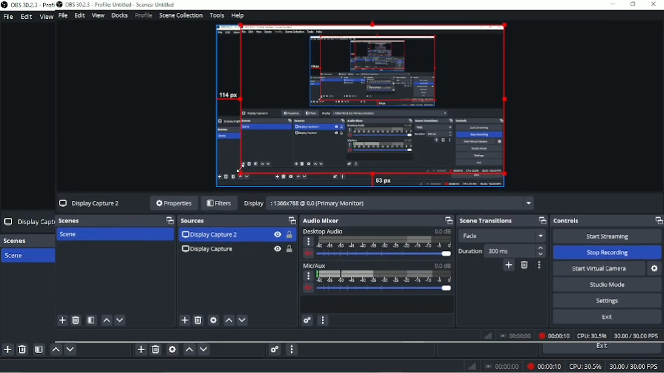 The width and height of the screenshot is (664, 373). I want to click on Audio mixer menu, so click(294, 350).